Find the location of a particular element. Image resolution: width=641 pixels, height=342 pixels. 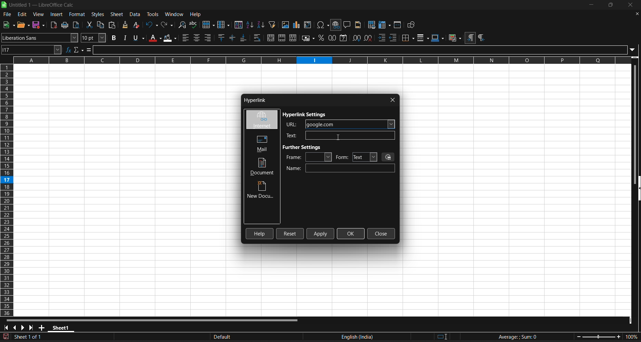

hyperlink is located at coordinates (254, 101).